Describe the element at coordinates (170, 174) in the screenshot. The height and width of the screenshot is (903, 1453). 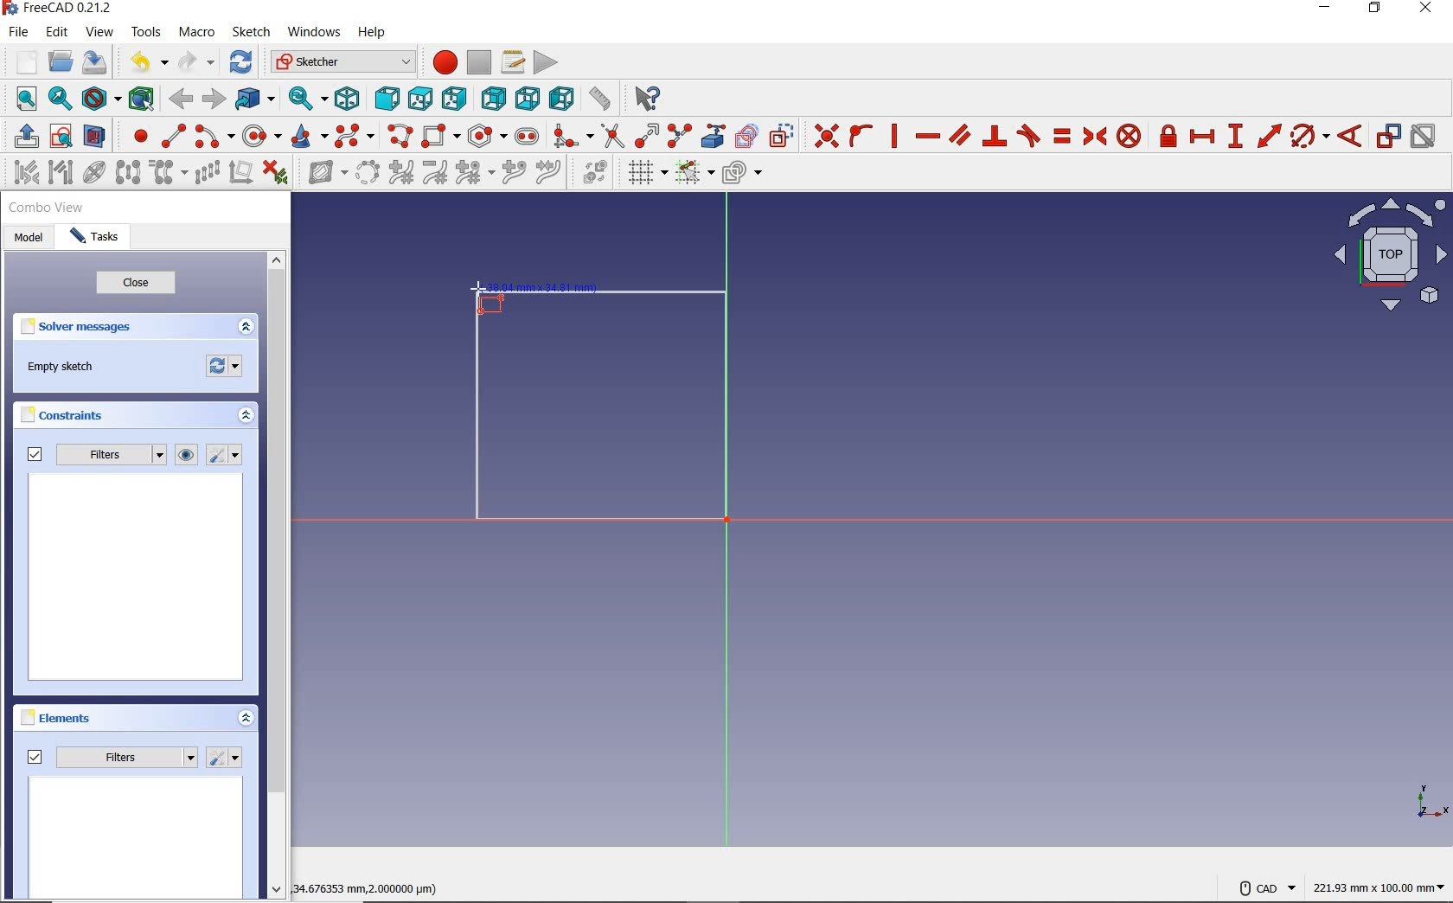
I see `clone` at that location.